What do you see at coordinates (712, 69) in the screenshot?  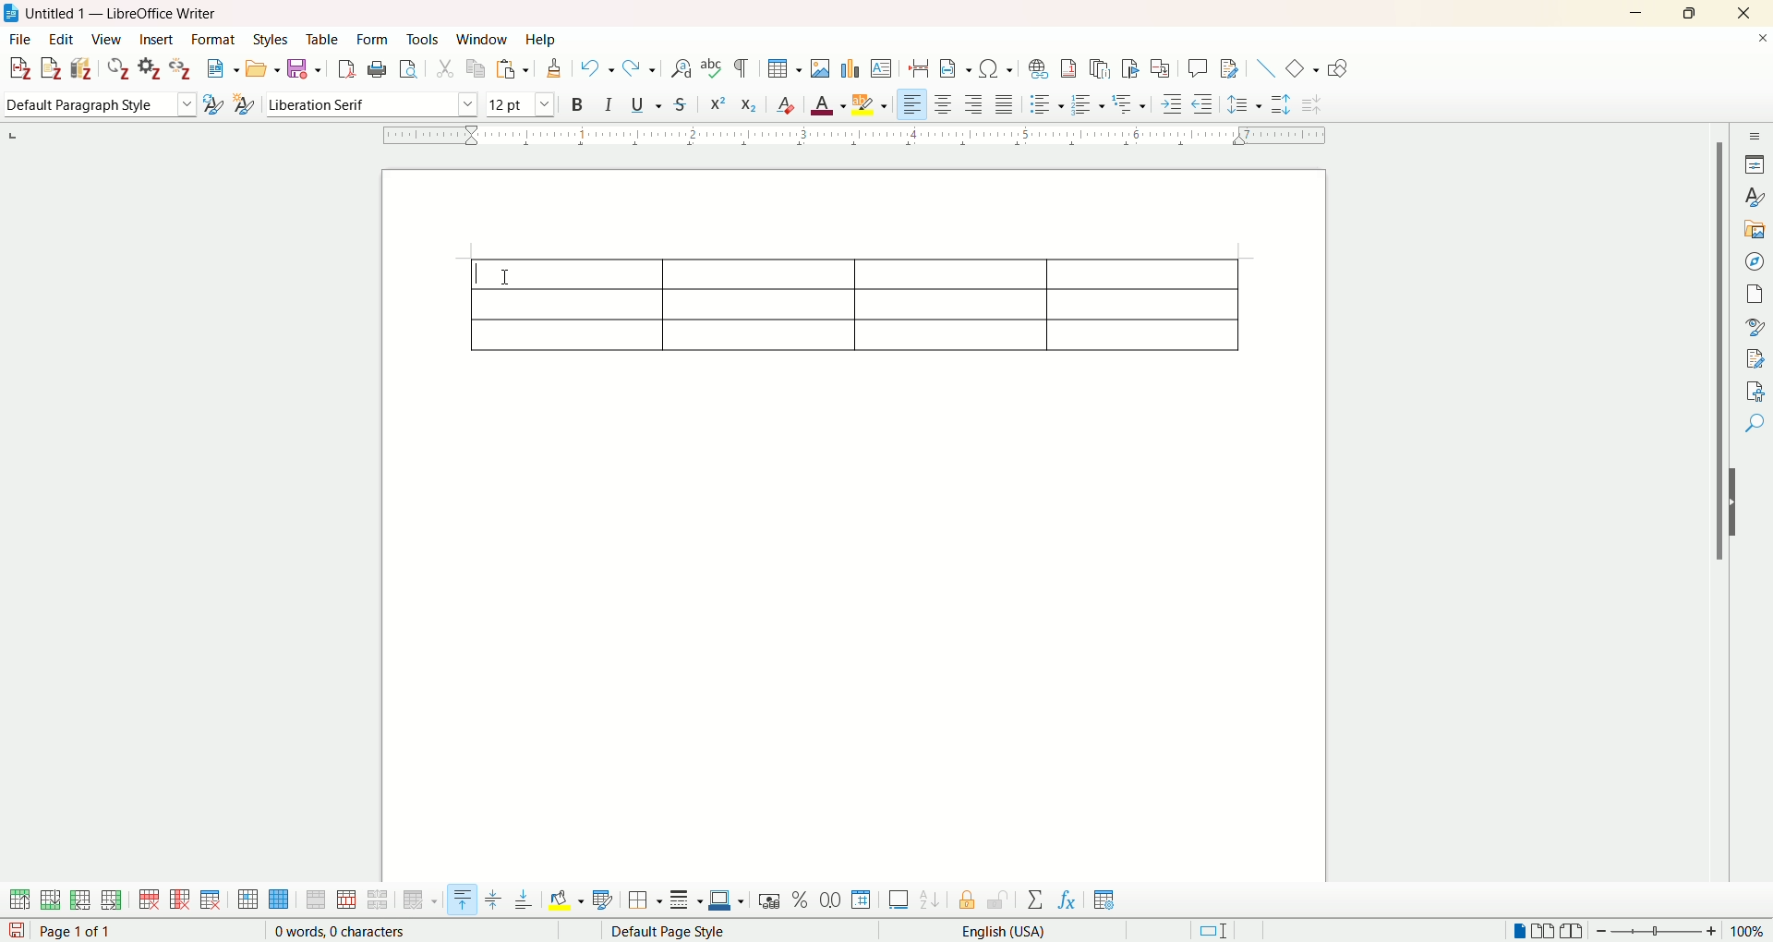 I see `spelling check` at bounding box center [712, 69].